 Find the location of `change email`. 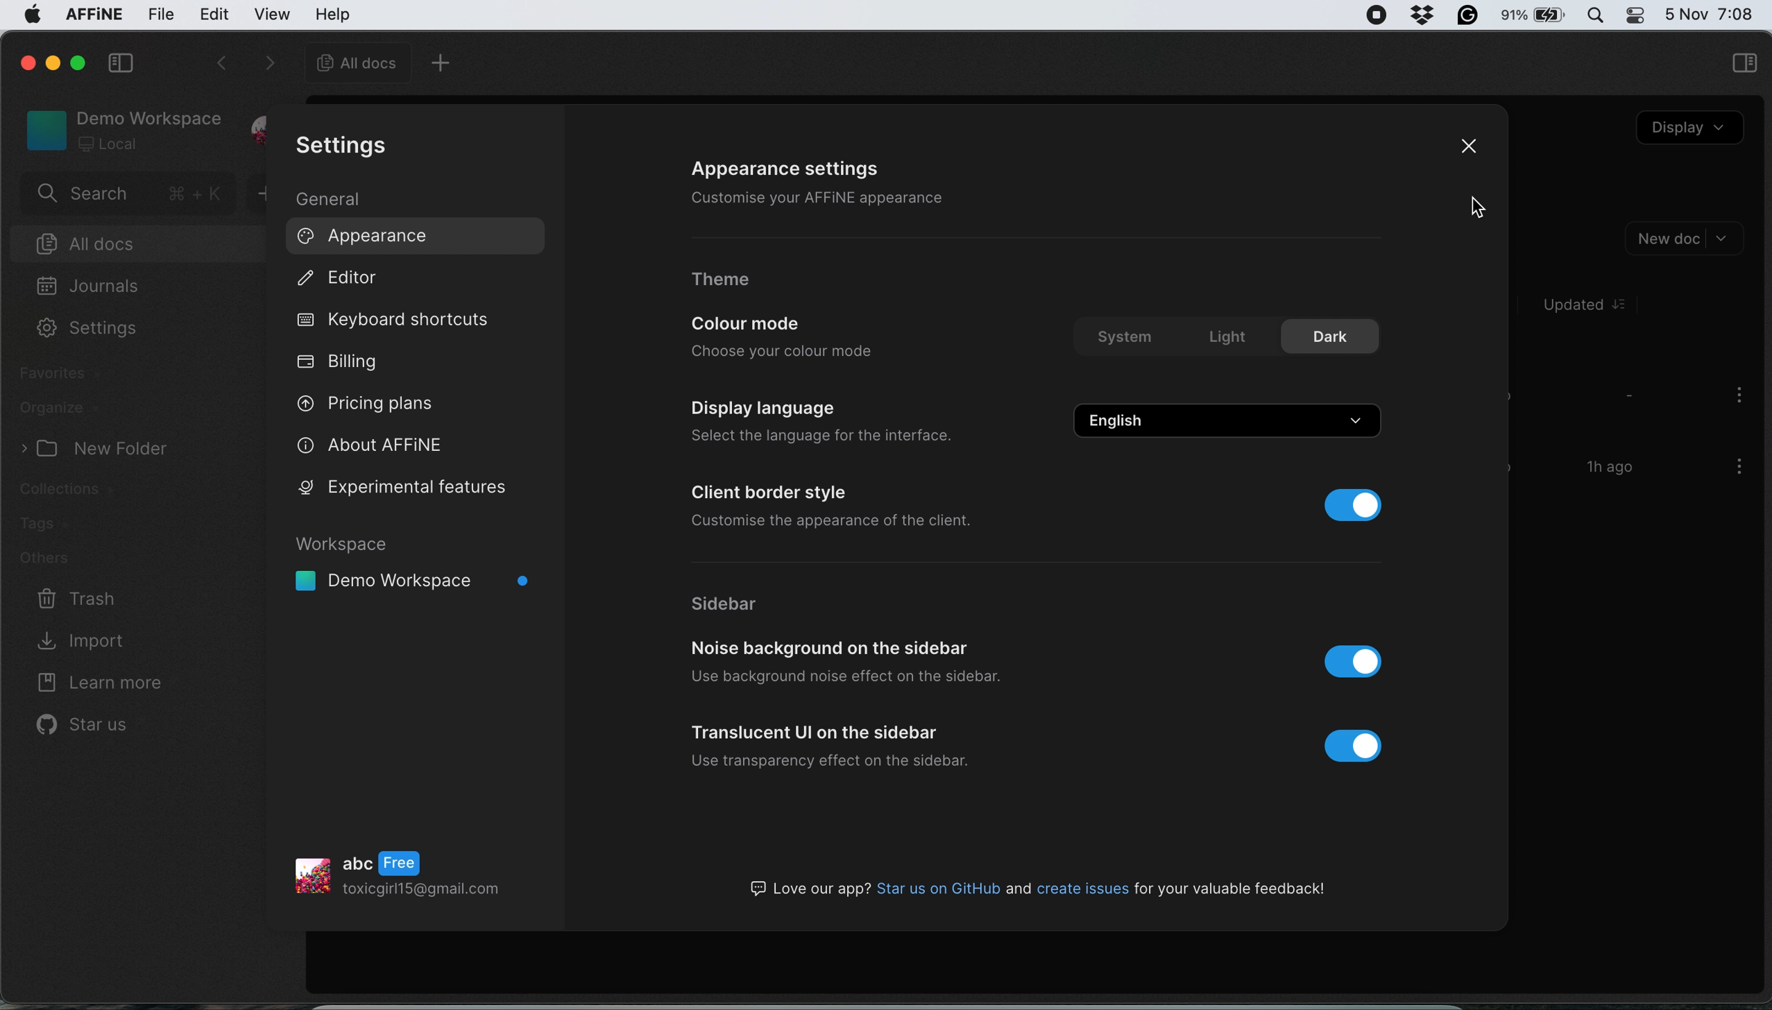

change email is located at coordinates (1320, 462).